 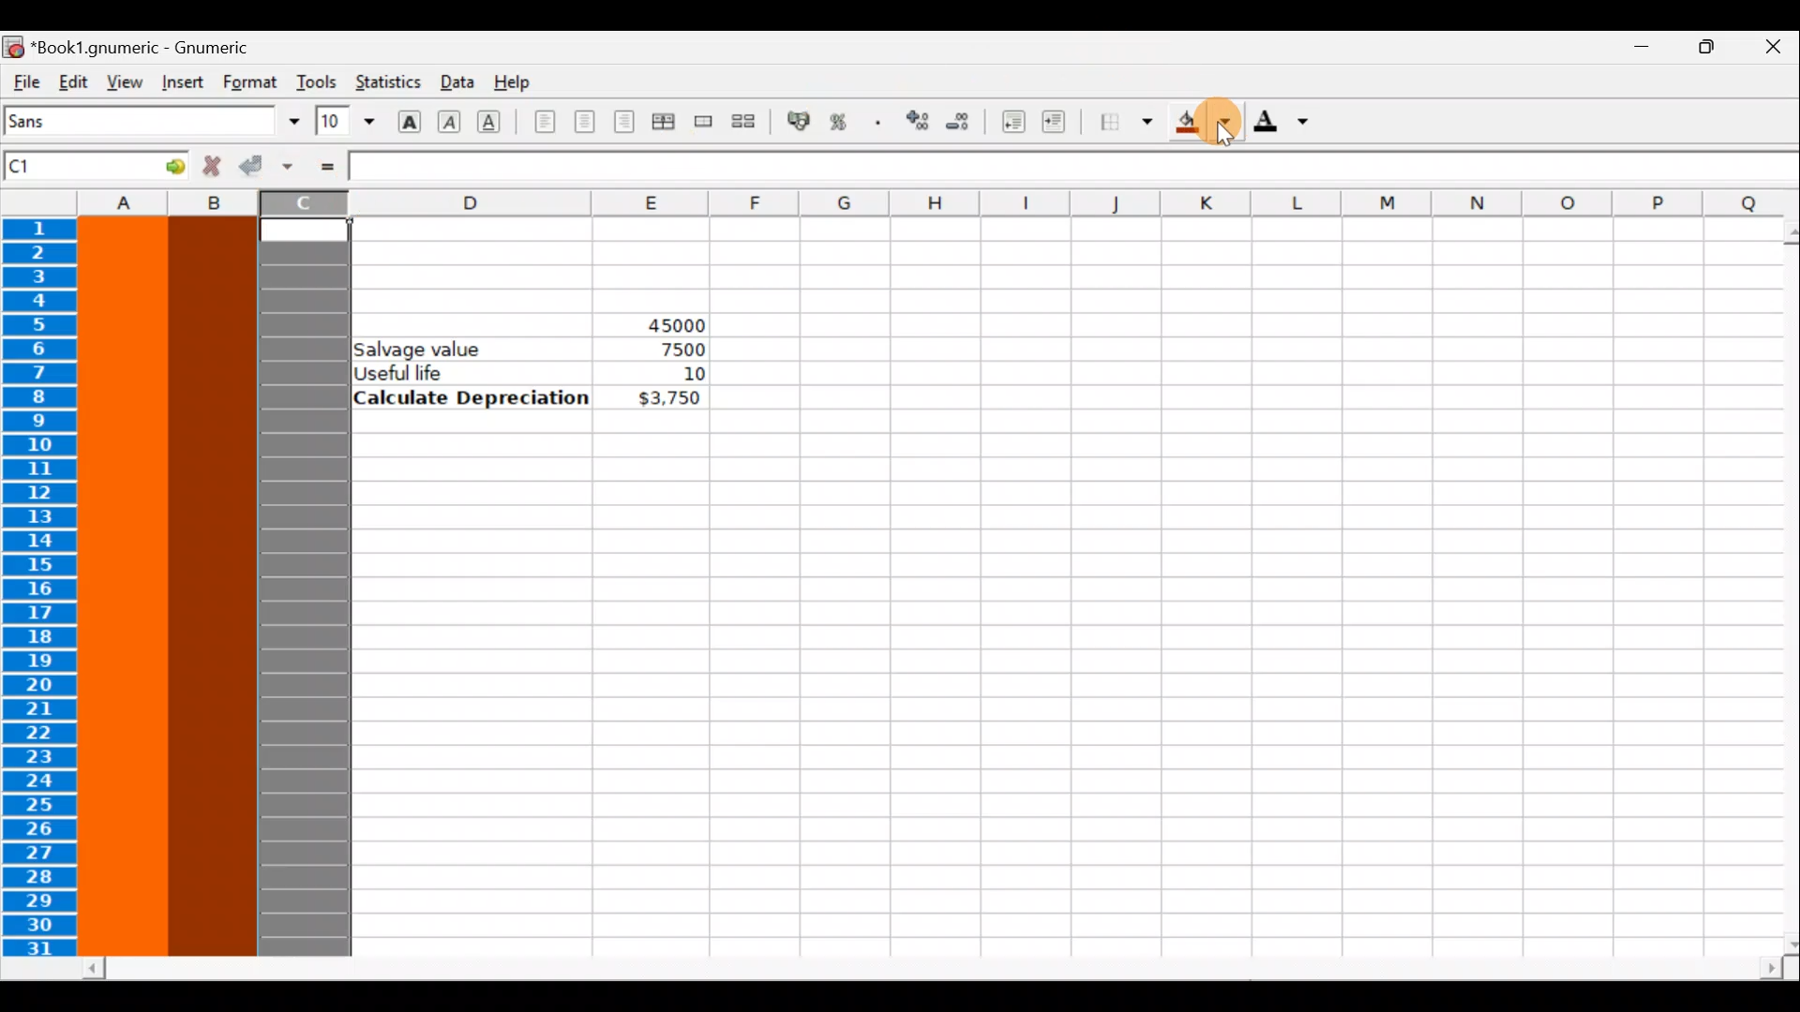 I want to click on Cells, so click(x=1033, y=707).